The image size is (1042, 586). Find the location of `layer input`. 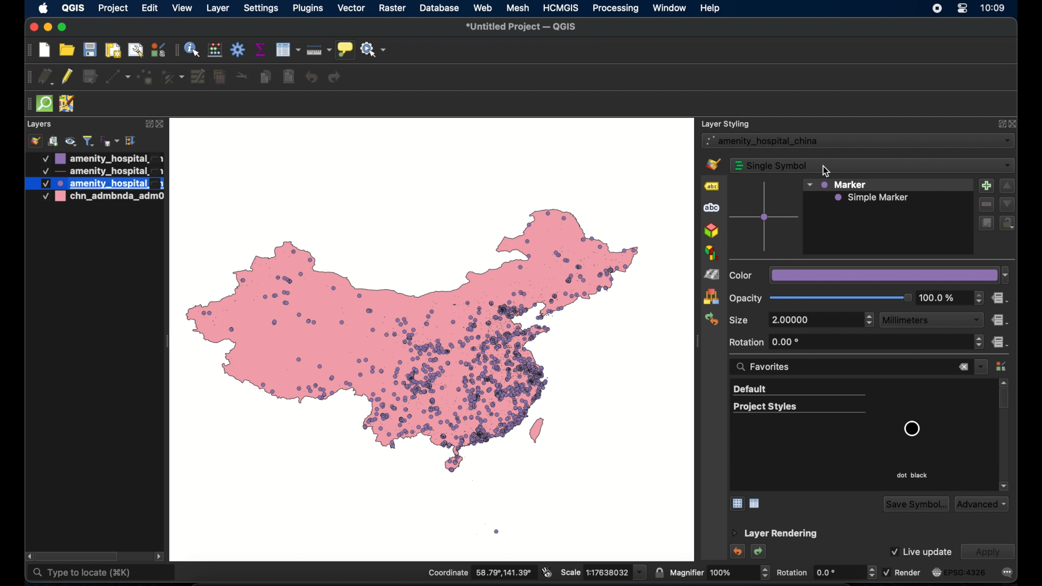

layer input is located at coordinates (858, 141).